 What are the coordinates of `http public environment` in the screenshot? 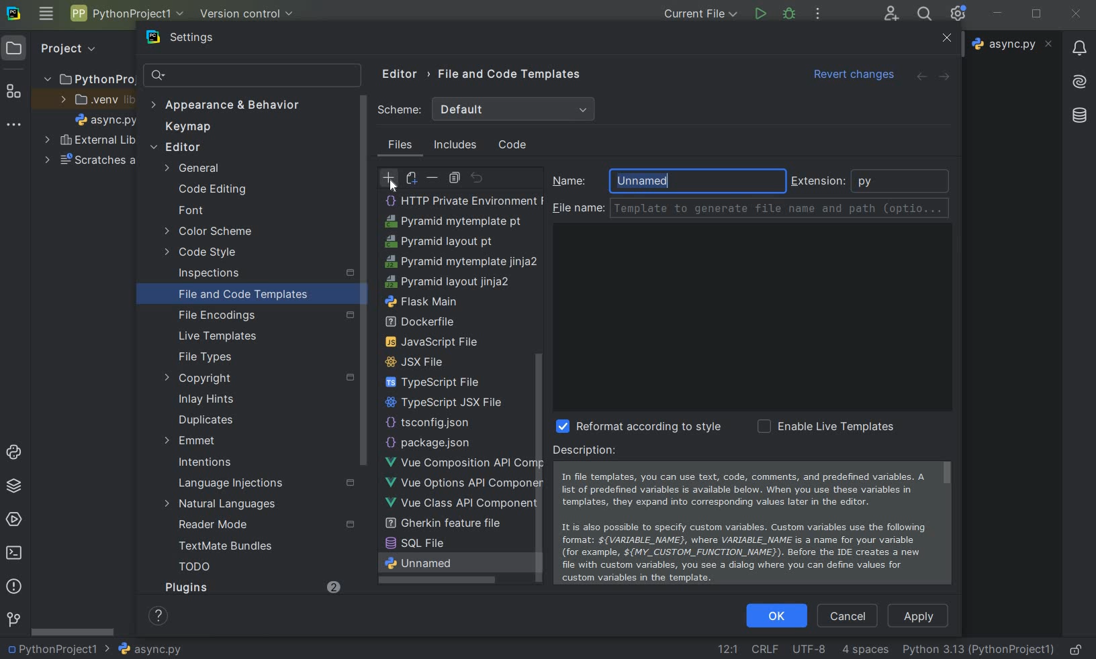 It's located at (462, 460).